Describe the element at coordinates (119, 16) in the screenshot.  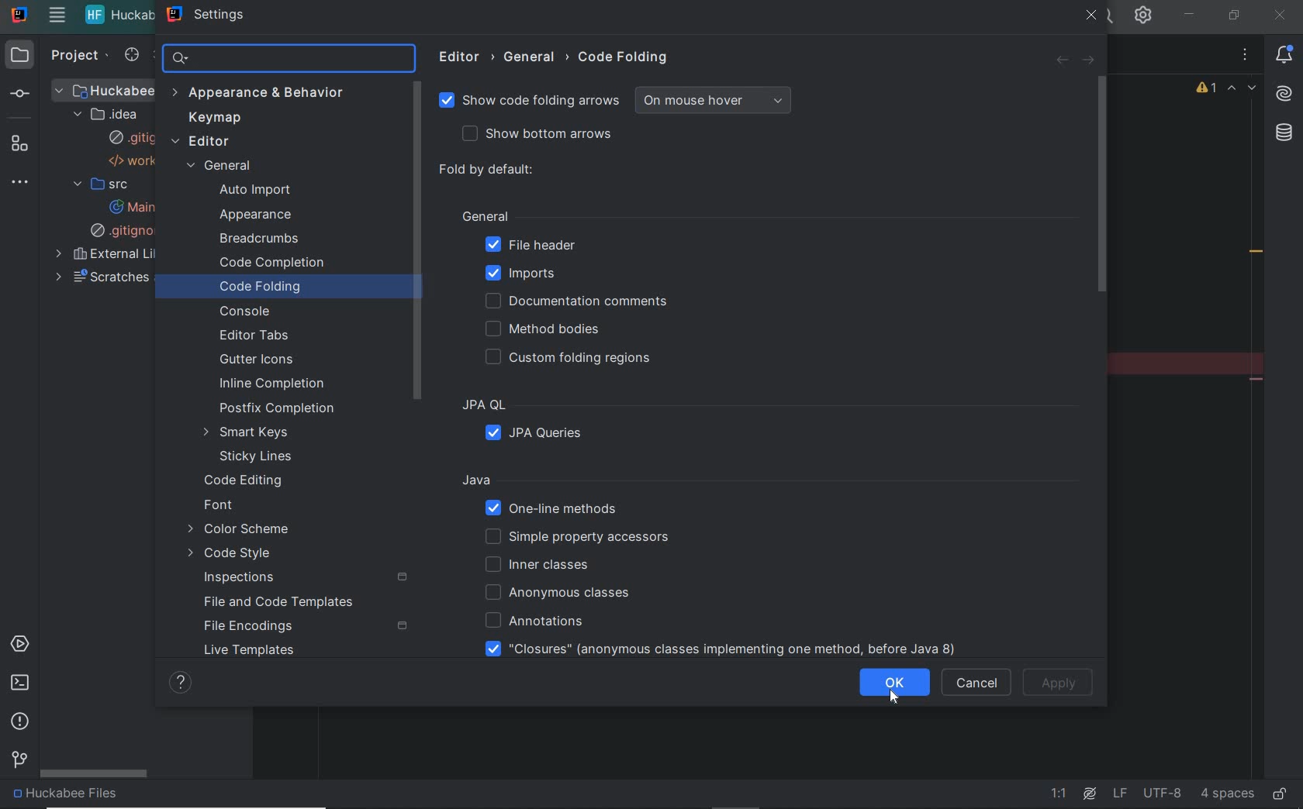
I see `project file name` at that location.